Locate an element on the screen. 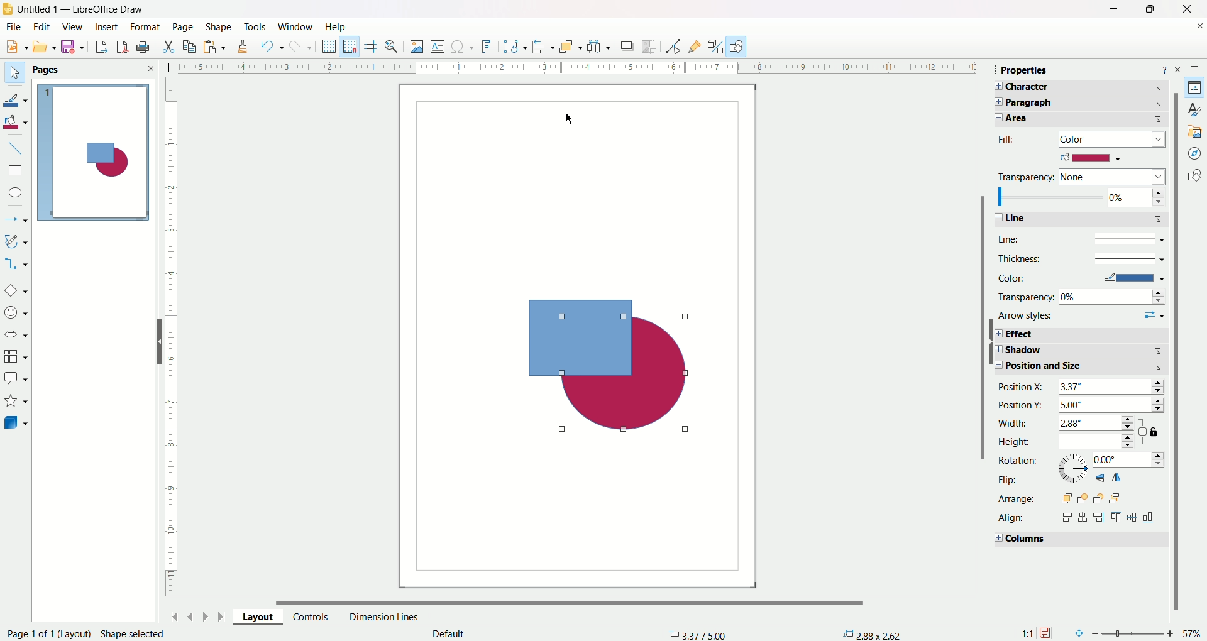  paste is located at coordinates (216, 48).